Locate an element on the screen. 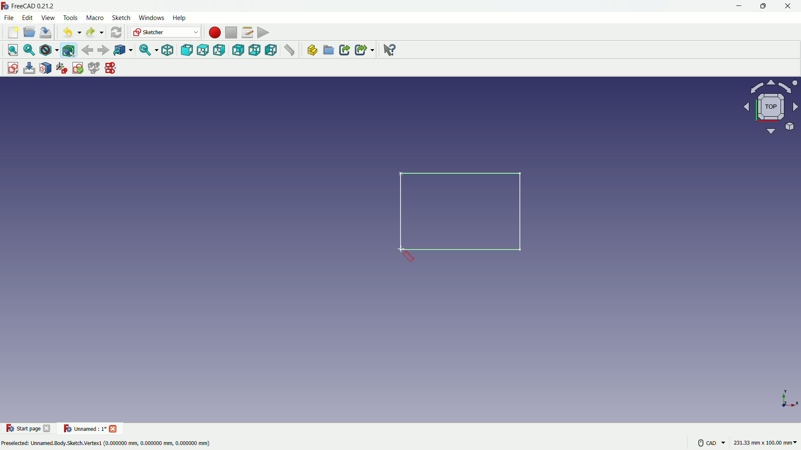 The width and height of the screenshot is (801, 450). map sketch to face is located at coordinates (46, 68).